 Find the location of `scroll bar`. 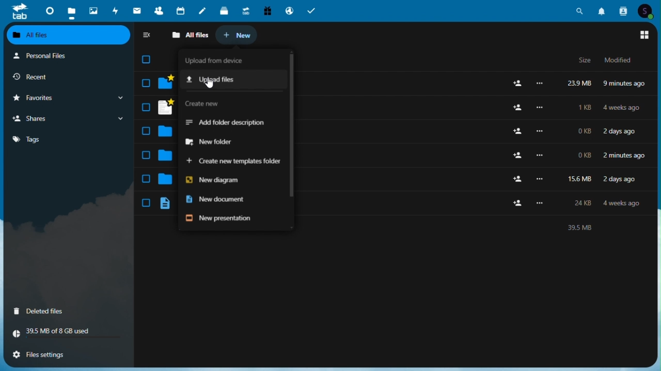

scroll bar is located at coordinates (292, 125).